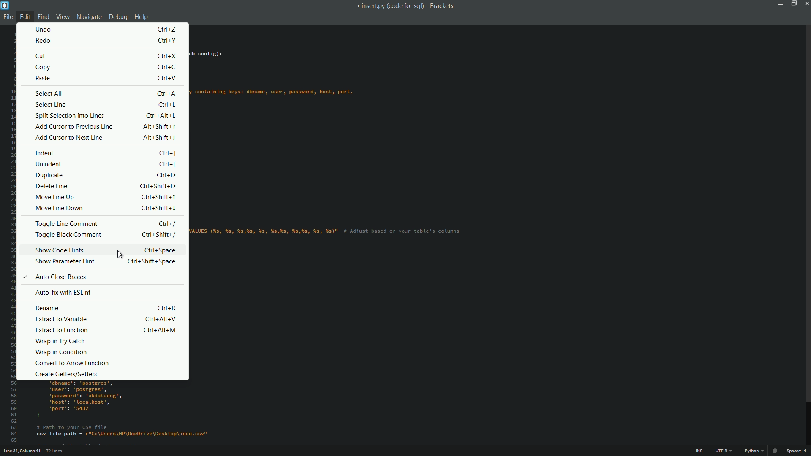  What do you see at coordinates (159, 331) in the screenshot?
I see `keyboard shortcut` at bounding box center [159, 331].